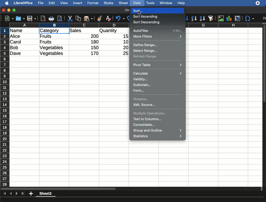 The height and width of the screenshot is (202, 266). Describe the element at coordinates (143, 85) in the screenshot. I see `subtotals ` at that location.